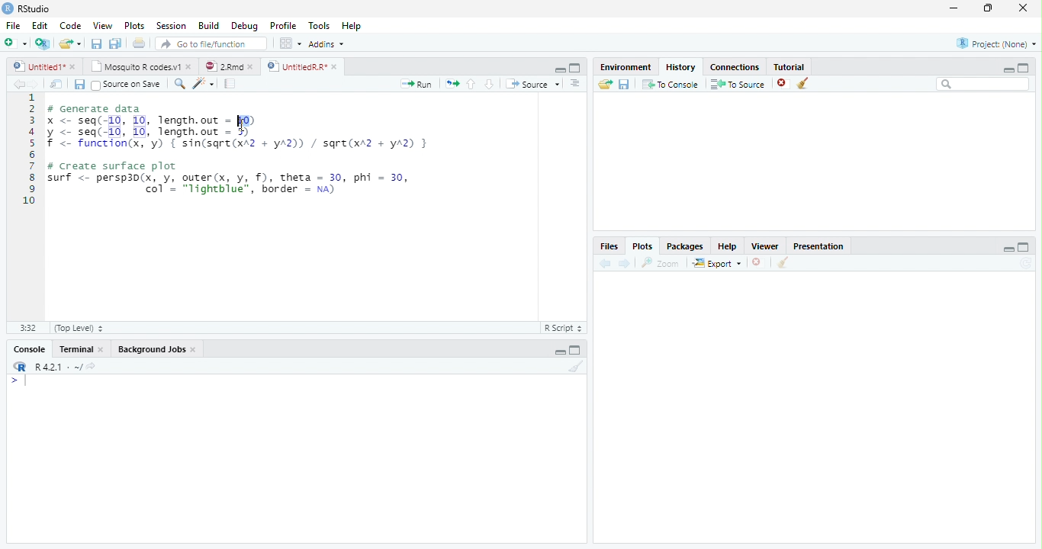 The image size is (1042, 549). What do you see at coordinates (204, 83) in the screenshot?
I see `Code tools` at bounding box center [204, 83].